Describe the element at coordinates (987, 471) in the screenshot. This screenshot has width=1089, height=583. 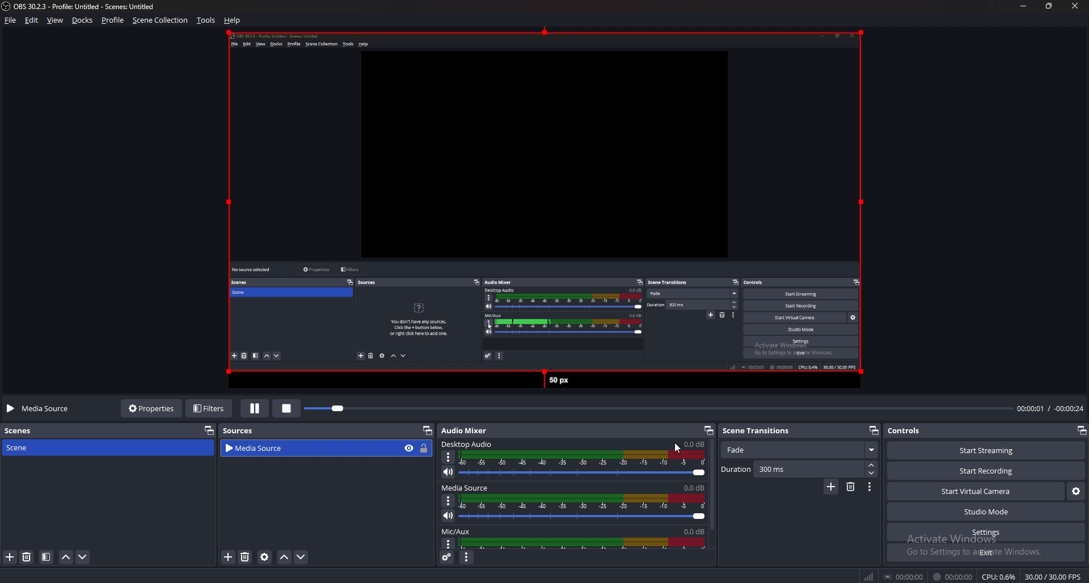
I see `Start recording` at that location.